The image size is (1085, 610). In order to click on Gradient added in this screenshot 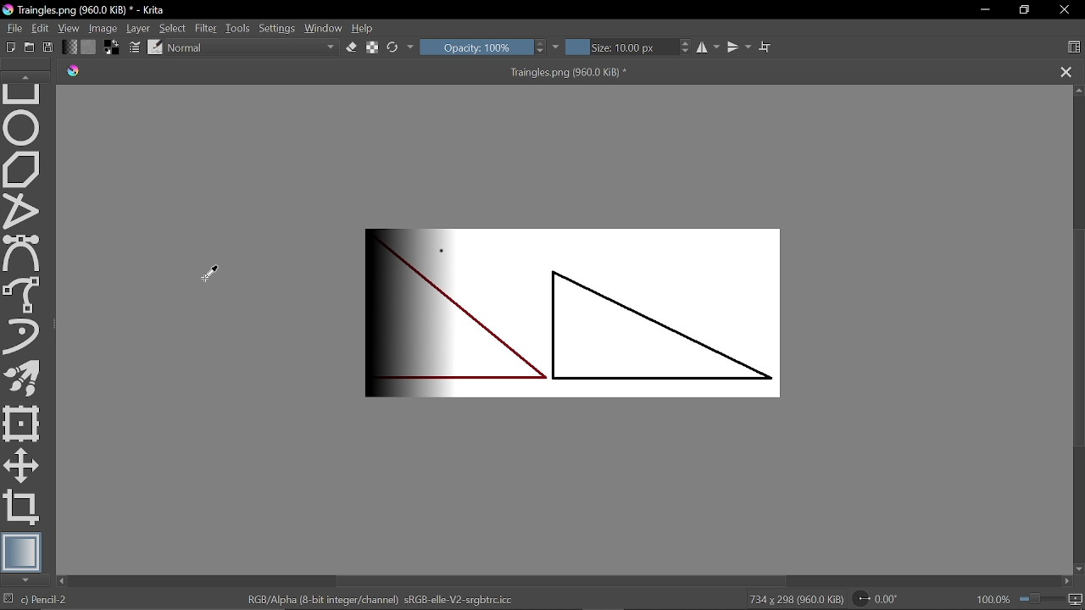, I will do `click(586, 310)`.